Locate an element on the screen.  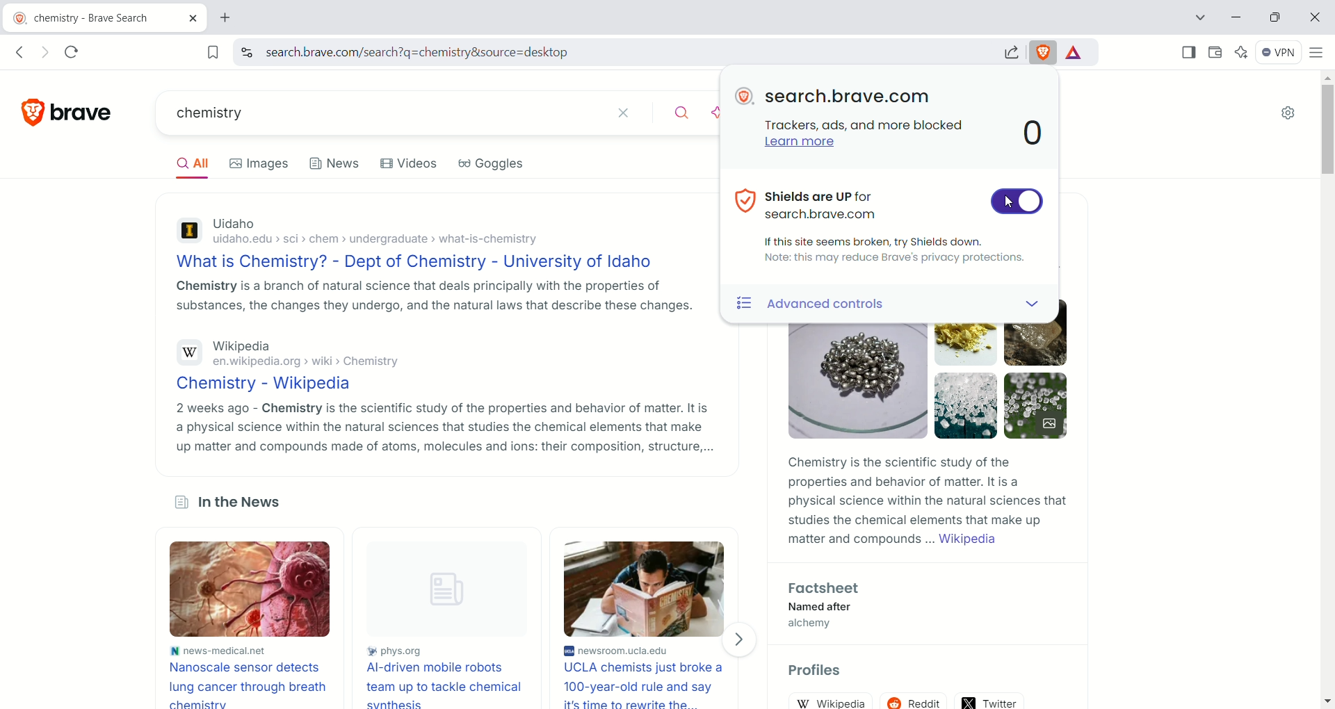
Wikipedia: en.wikipedia.org > wiki > Chemistry is located at coordinates (437, 355).